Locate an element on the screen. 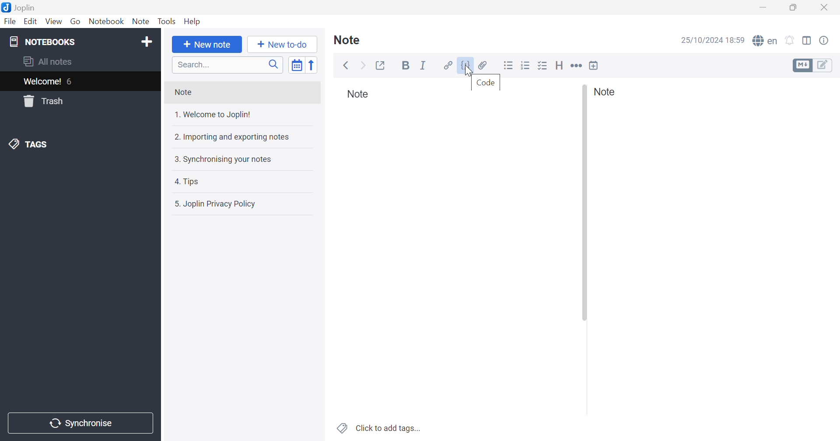 The width and height of the screenshot is (840, 441). cursor is located at coordinates (469, 70).